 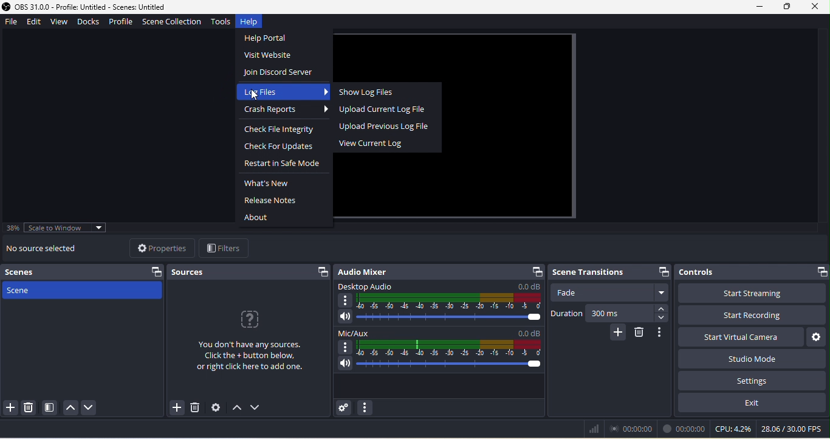 I want to click on docks, so click(x=92, y=22).